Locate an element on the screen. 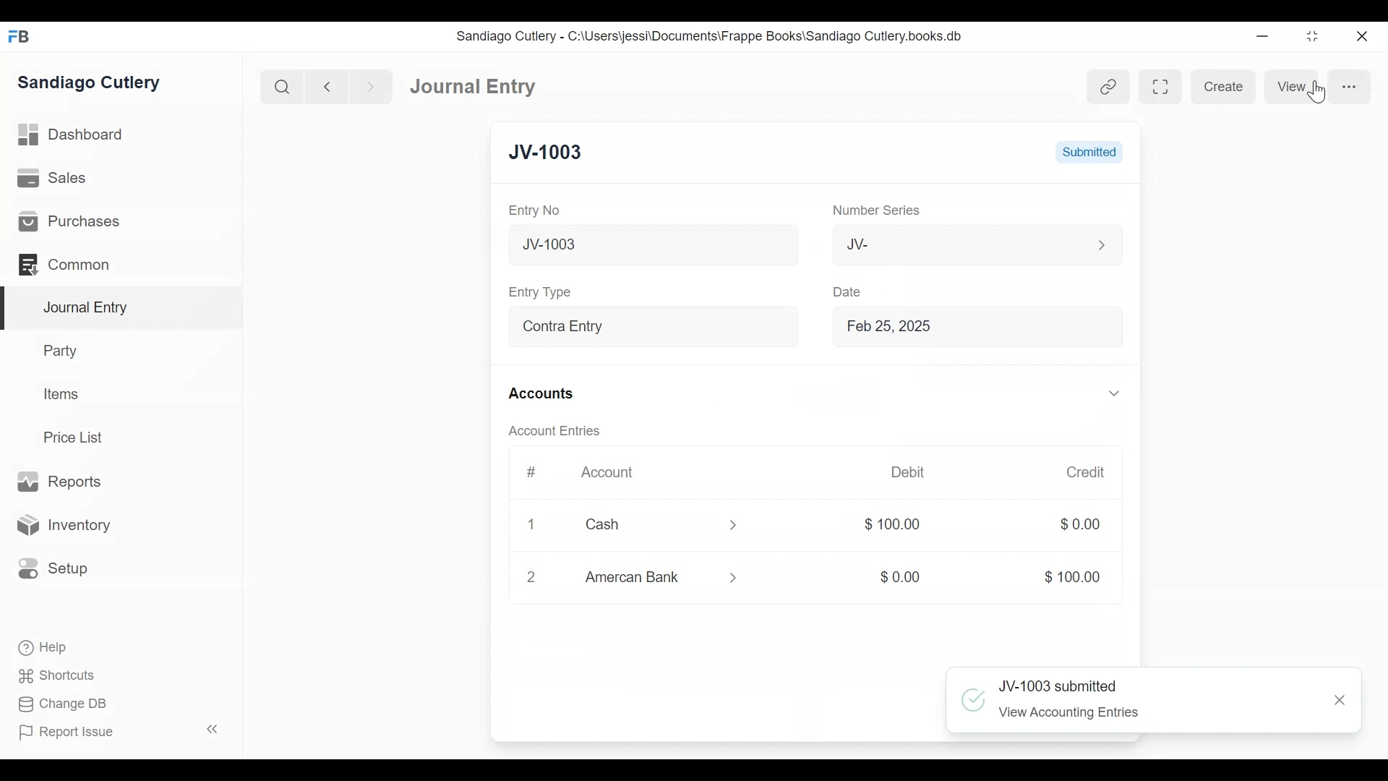 This screenshot has width=1388, height=781. Shortcuts is located at coordinates (53, 675).